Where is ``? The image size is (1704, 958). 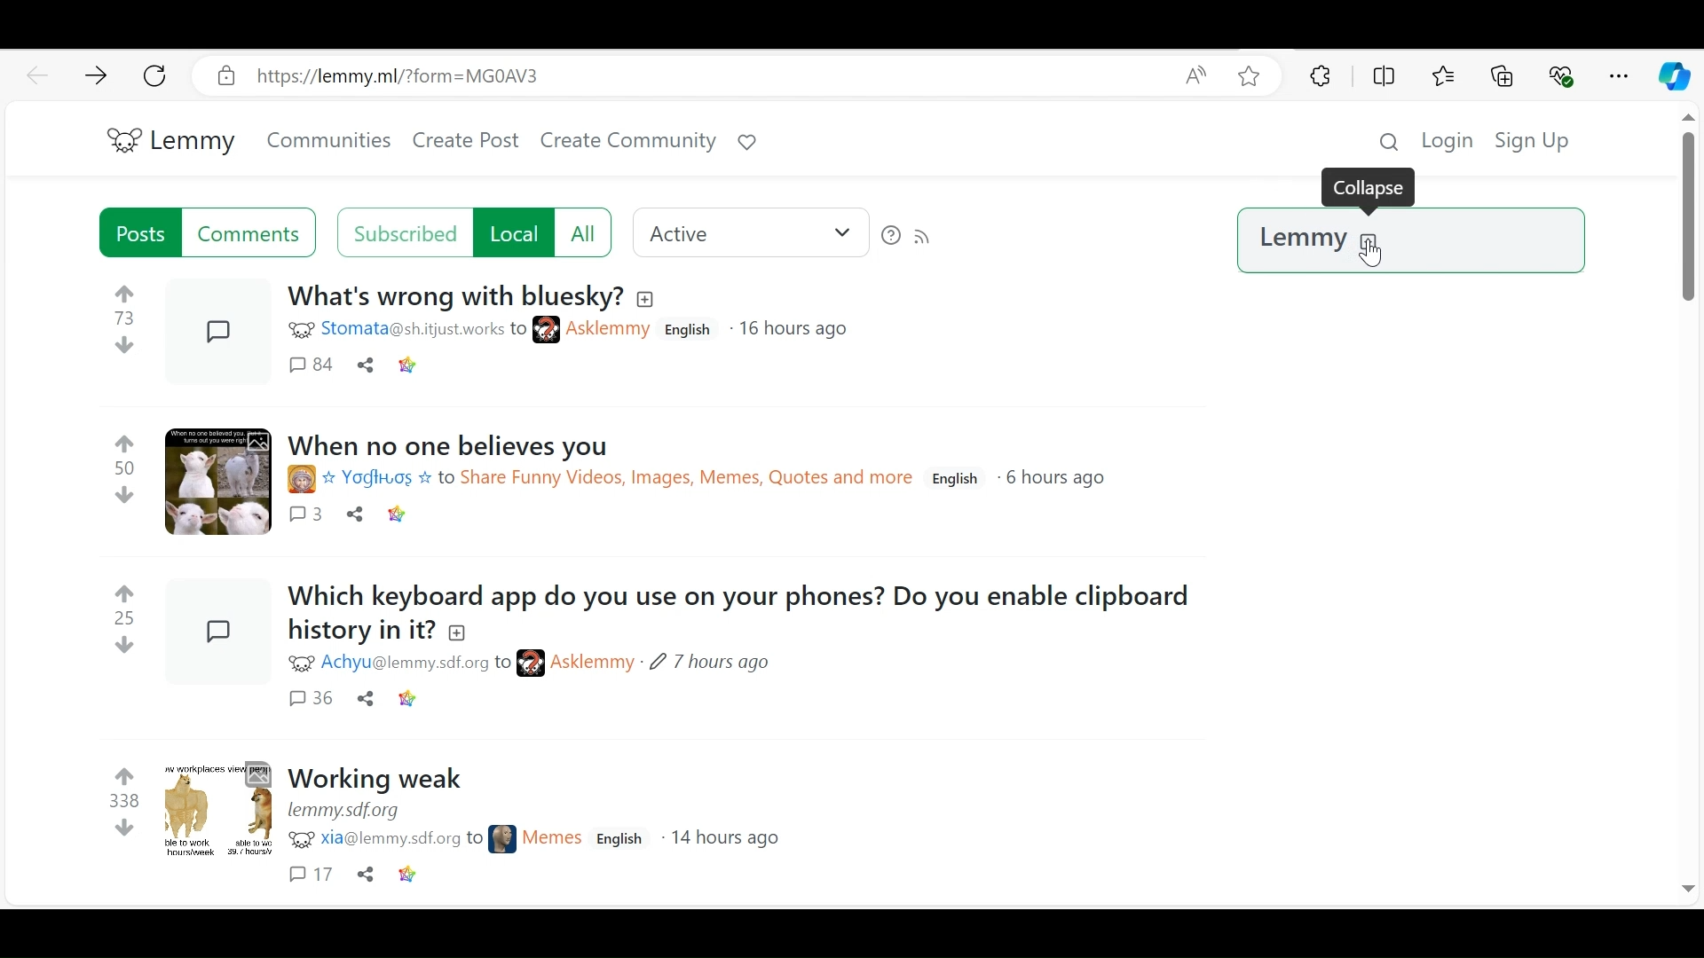  is located at coordinates (312, 876).